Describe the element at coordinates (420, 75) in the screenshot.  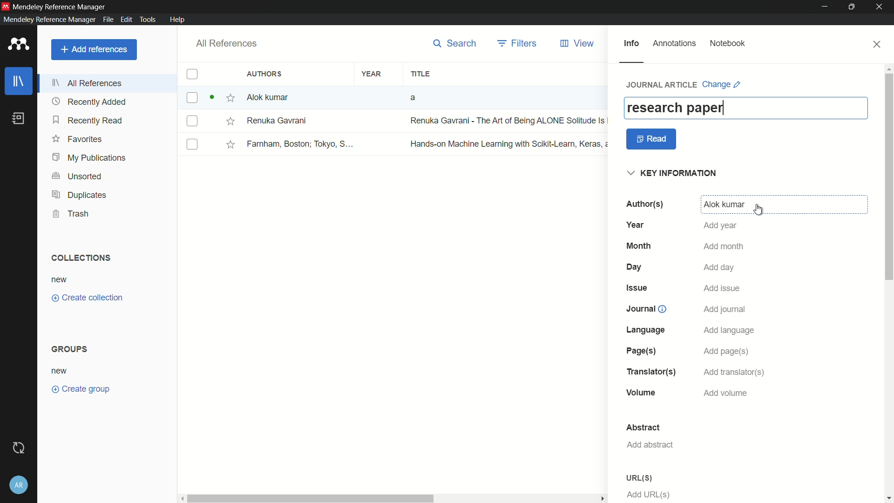
I see `title` at that location.